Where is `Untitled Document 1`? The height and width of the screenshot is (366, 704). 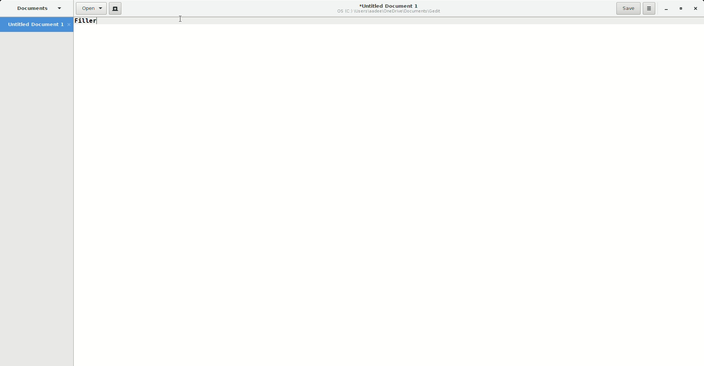 Untitled Document 1 is located at coordinates (38, 25).